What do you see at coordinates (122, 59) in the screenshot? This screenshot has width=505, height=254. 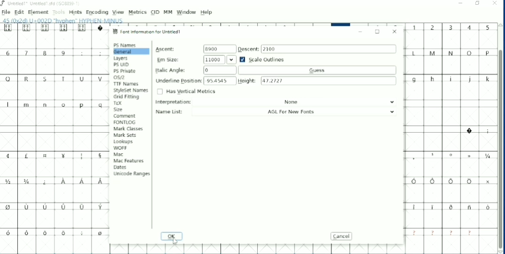 I see `Layers` at bounding box center [122, 59].